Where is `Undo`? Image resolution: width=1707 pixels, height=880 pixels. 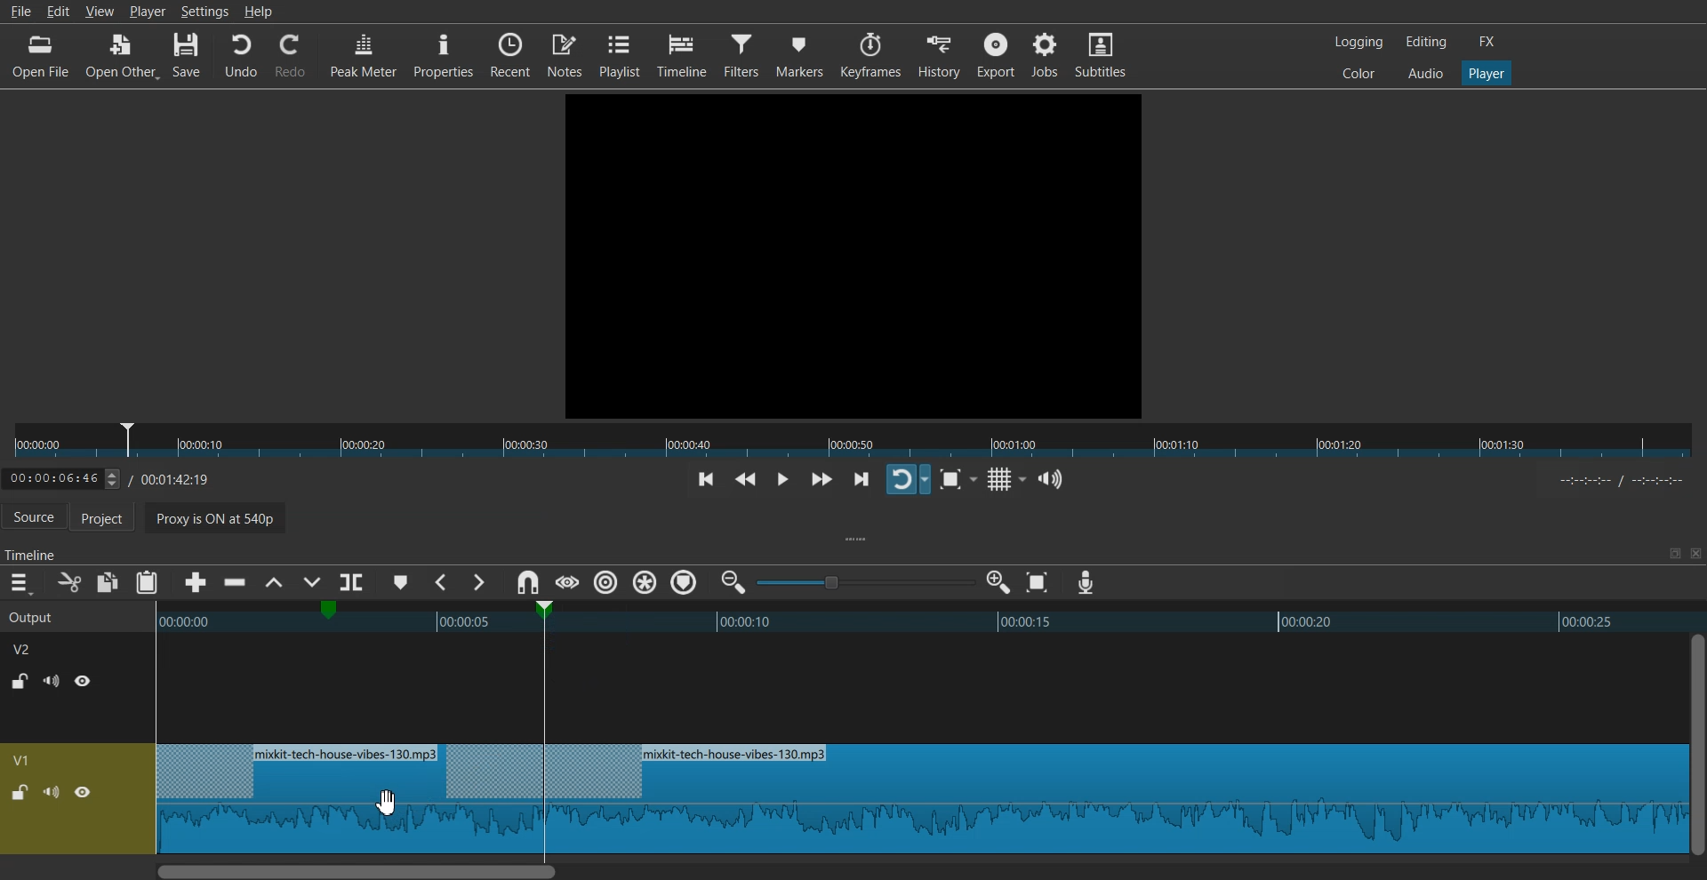
Undo is located at coordinates (241, 56).